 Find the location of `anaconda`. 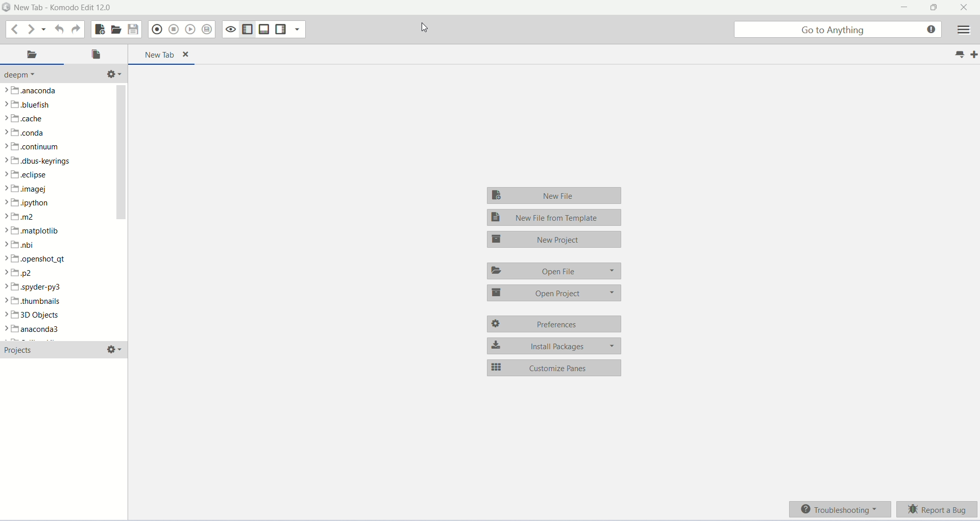

anaconda is located at coordinates (34, 330).